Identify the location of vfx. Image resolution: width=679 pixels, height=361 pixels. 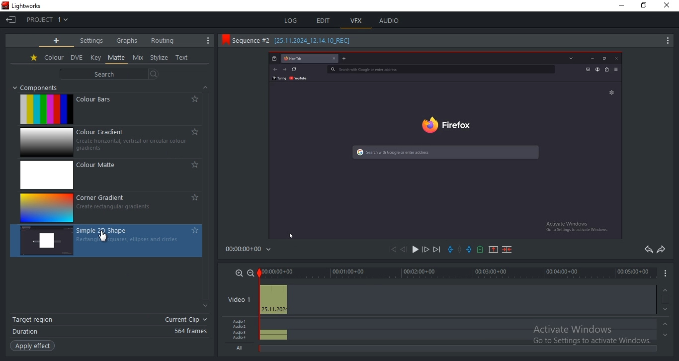
(356, 21).